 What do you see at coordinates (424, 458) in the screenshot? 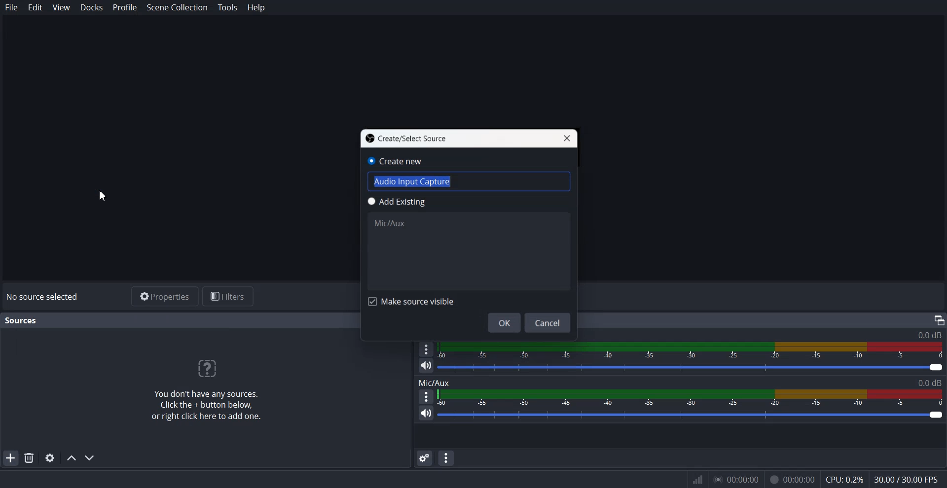
I see `Advance audio properties` at bounding box center [424, 458].